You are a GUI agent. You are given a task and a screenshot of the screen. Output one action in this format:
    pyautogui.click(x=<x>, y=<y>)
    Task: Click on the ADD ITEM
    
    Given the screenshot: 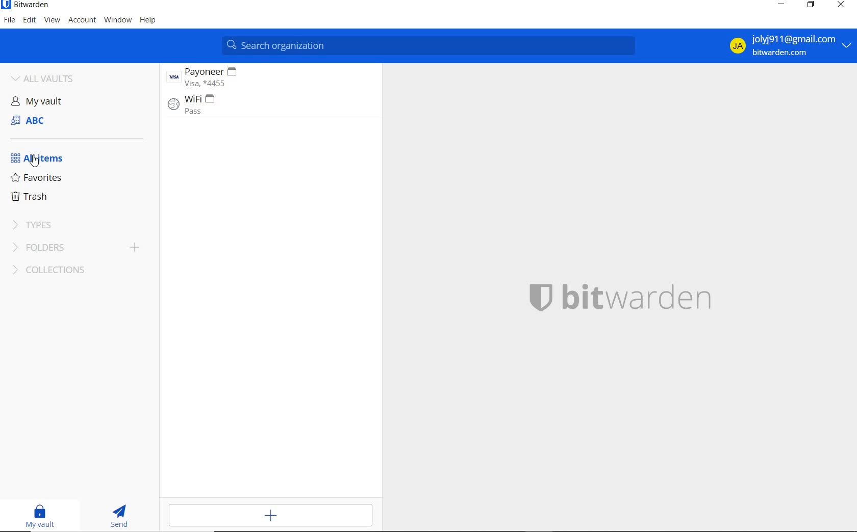 What is the action you would take?
    pyautogui.click(x=273, y=515)
    